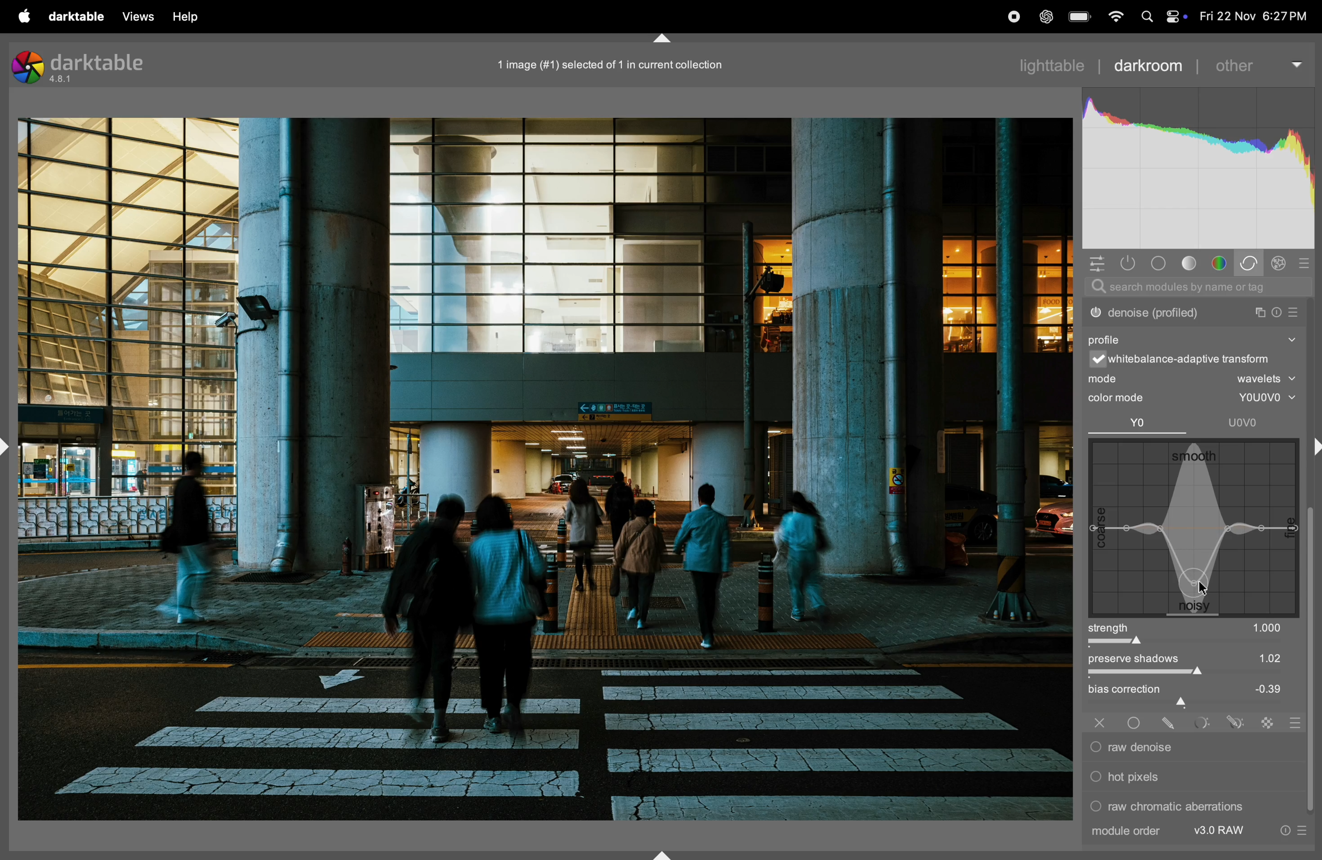 The width and height of the screenshot is (1322, 860). What do you see at coordinates (1175, 17) in the screenshot?
I see `apple widgets` at bounding box center [1175, 17].